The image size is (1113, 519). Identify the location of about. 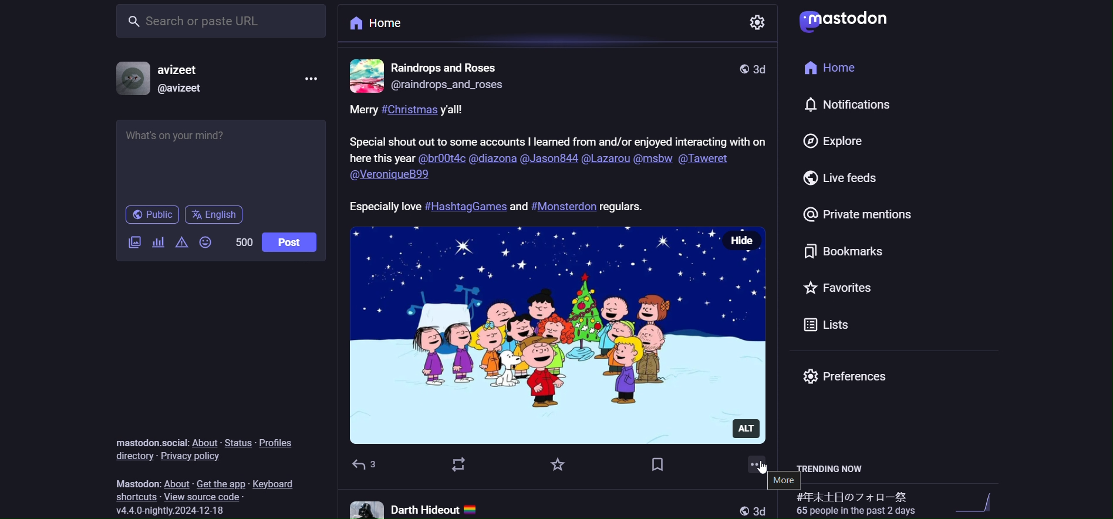
(203, 442).